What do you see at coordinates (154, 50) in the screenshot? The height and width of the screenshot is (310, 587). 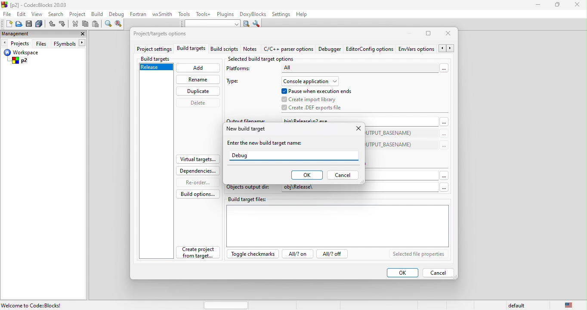 I see `project settings` at bounding box center [154, 50].